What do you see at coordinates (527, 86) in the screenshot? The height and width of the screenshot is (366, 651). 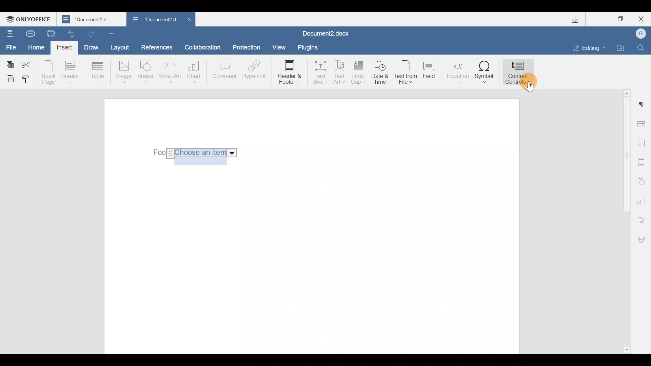 I see `Cursor` at bounding box center [527, 86].